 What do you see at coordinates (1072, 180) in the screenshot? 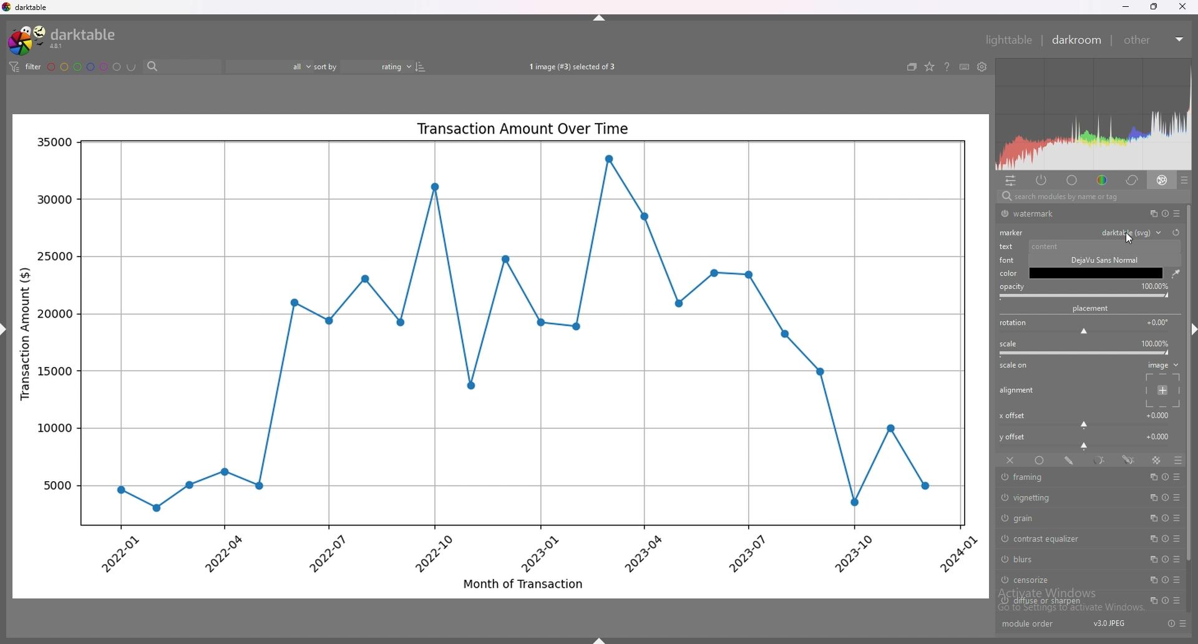
I see `base` at bounding box center [1072, 180].